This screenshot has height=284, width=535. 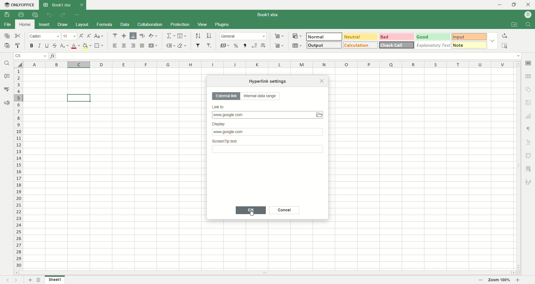 What do you see at coordinates (7, 77) in the screenshot?
I see `comments` at bounding box center [7, 77].